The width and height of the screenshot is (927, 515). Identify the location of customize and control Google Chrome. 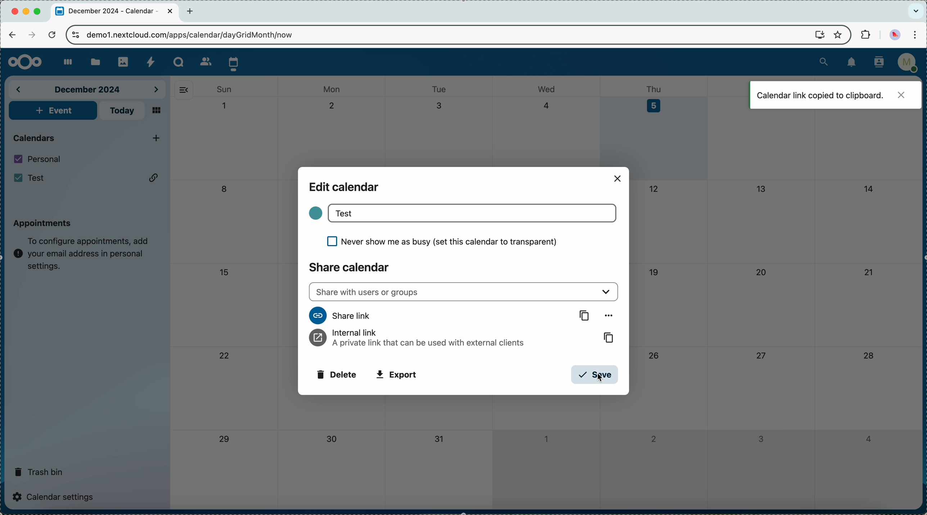
(918, 35).